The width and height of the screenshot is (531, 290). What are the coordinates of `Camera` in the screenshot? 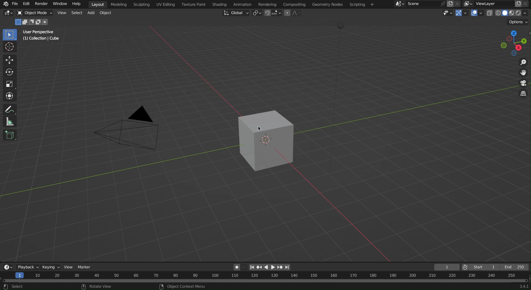 It's located at (140, 131).